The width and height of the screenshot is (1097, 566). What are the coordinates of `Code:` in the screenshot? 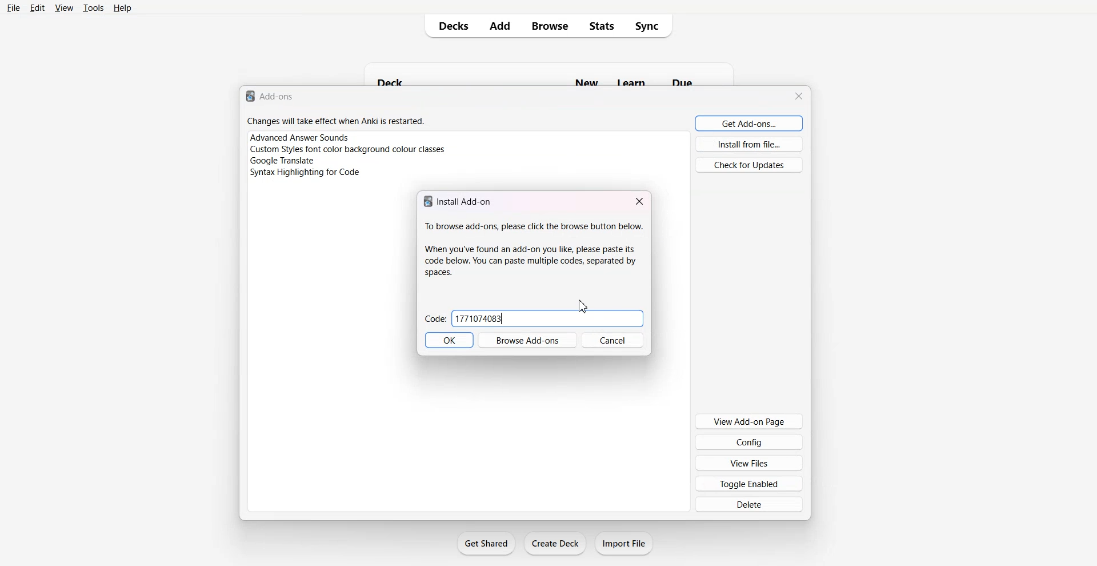 It's located at (436, 318).